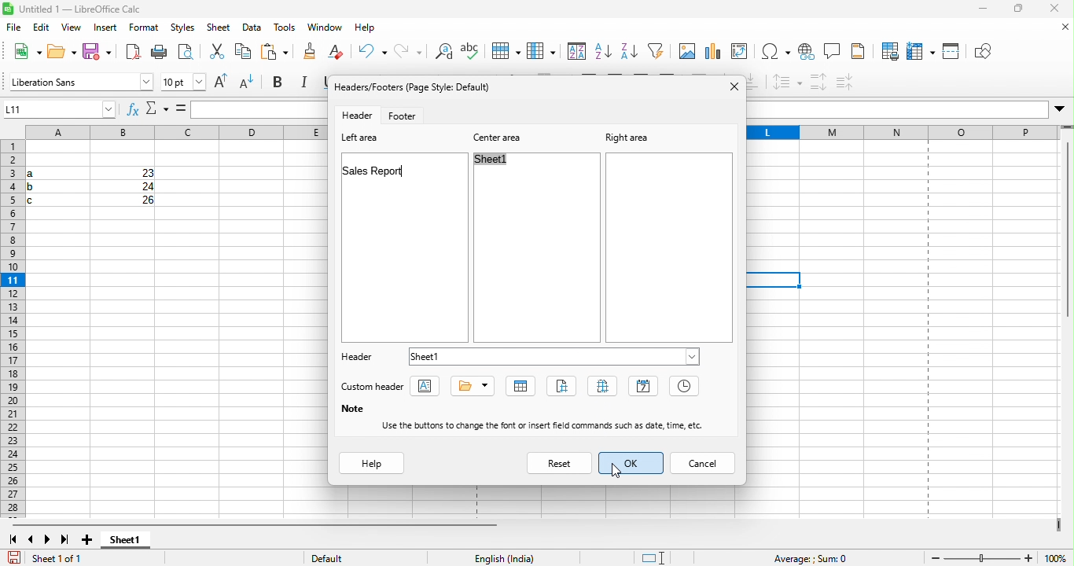 Image resolution: width=1074 pixels, height=566 pixels. I want to click on find and replace, so click(409, 53).